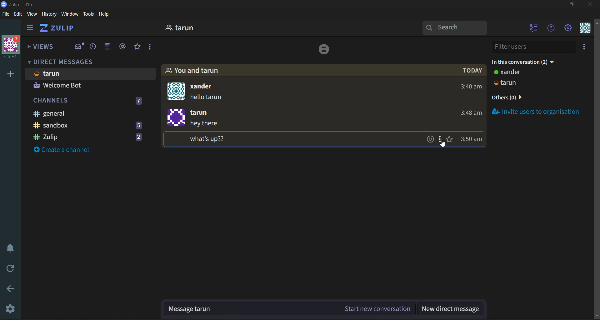 The image size is (600, 320). I want to click on filter users, so click(532, 47).